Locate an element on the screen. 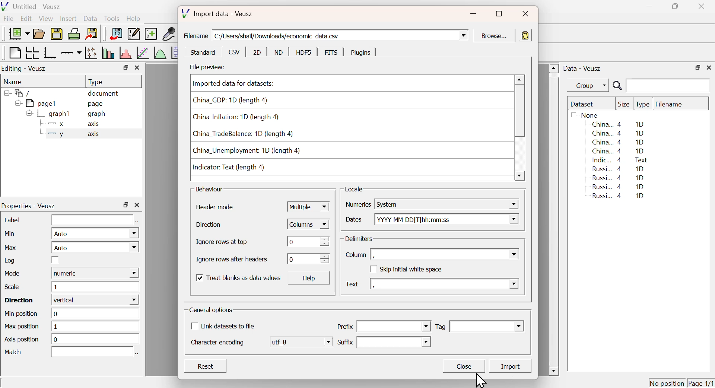 Image resolution: width=715 pixels, height=388 pixels. Cursor is located at coordinates (481, 379).